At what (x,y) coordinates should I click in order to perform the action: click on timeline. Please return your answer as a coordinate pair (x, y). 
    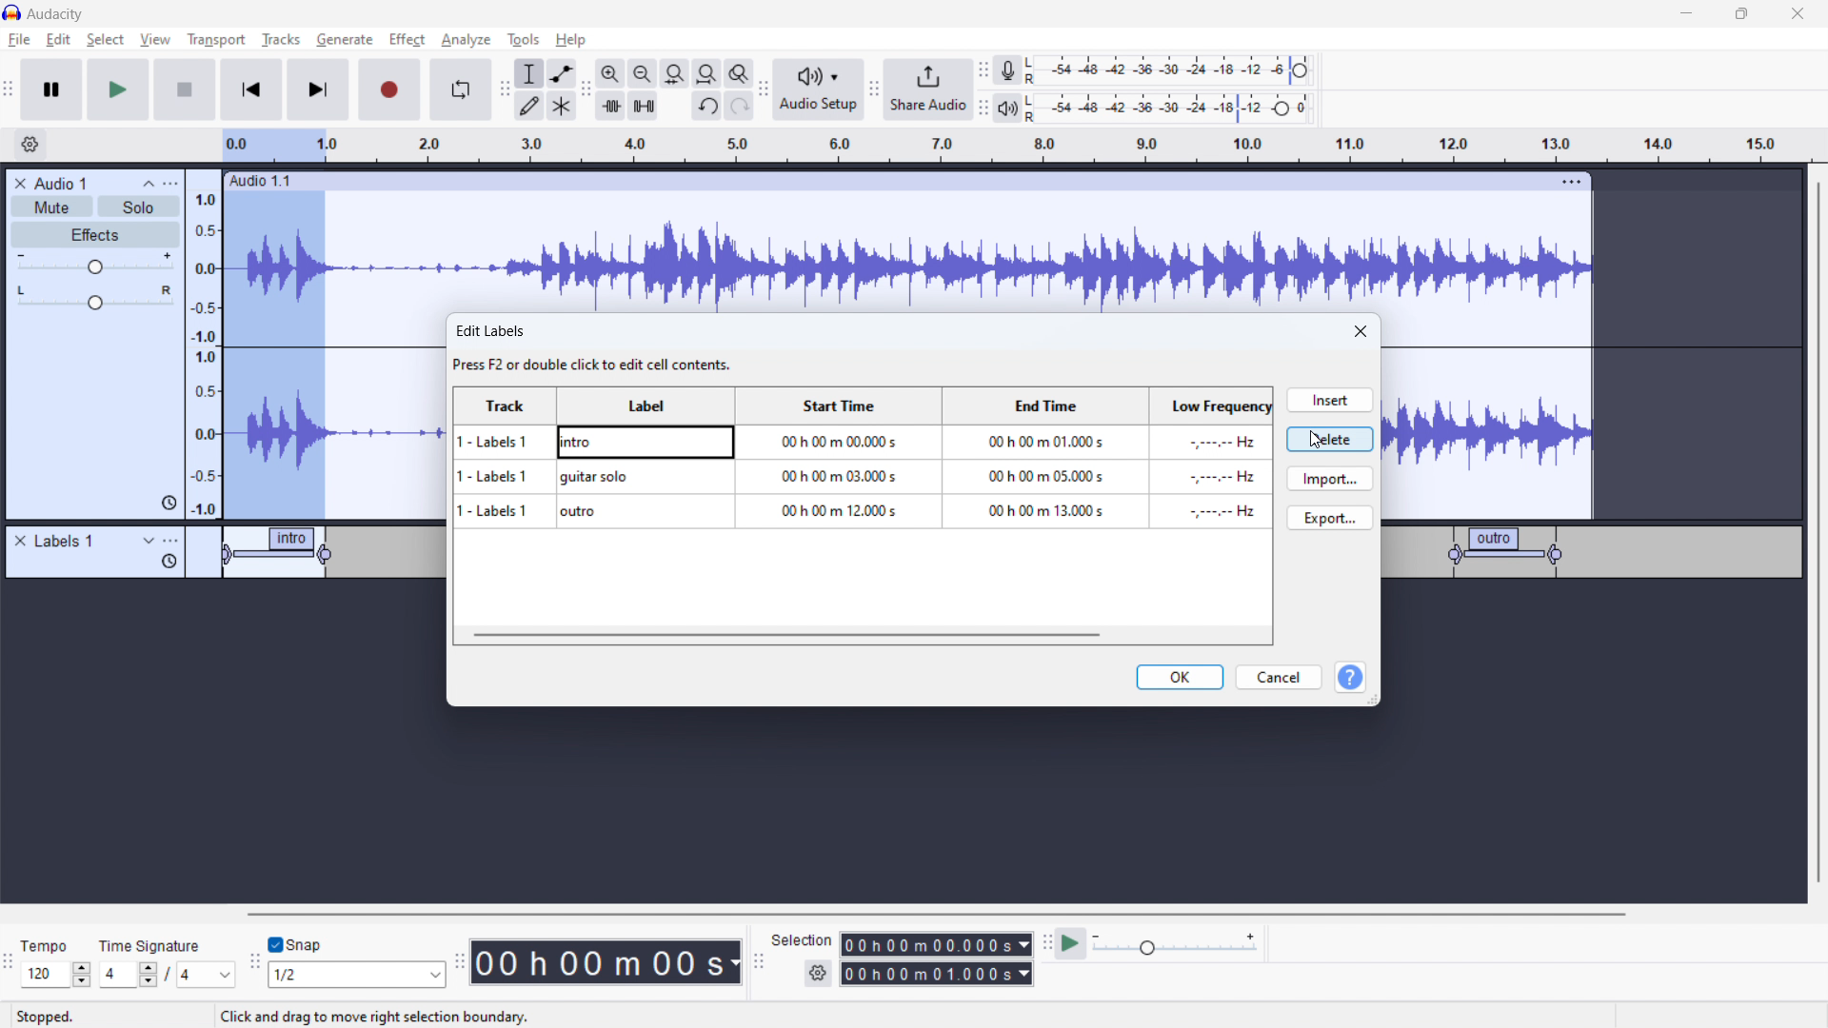
    Looking at the image, I should click on (909, 799).